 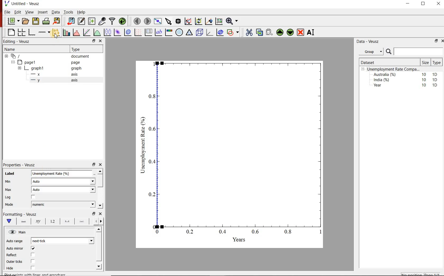 What do you see at coordinates (148, 33) in the screenshot?
I see `plot key` at bounding box center [148, 33].